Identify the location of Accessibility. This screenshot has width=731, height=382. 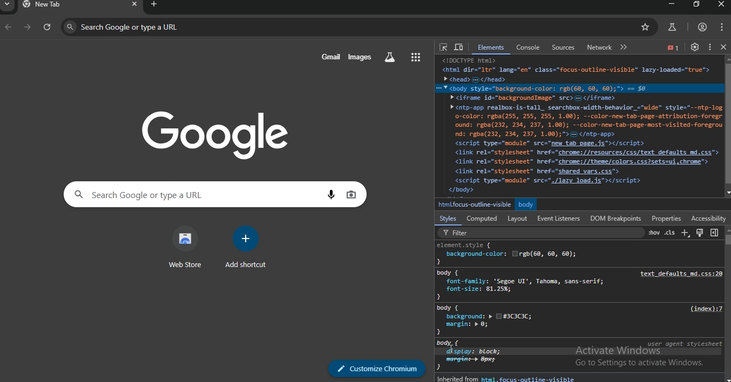
(709, 218).